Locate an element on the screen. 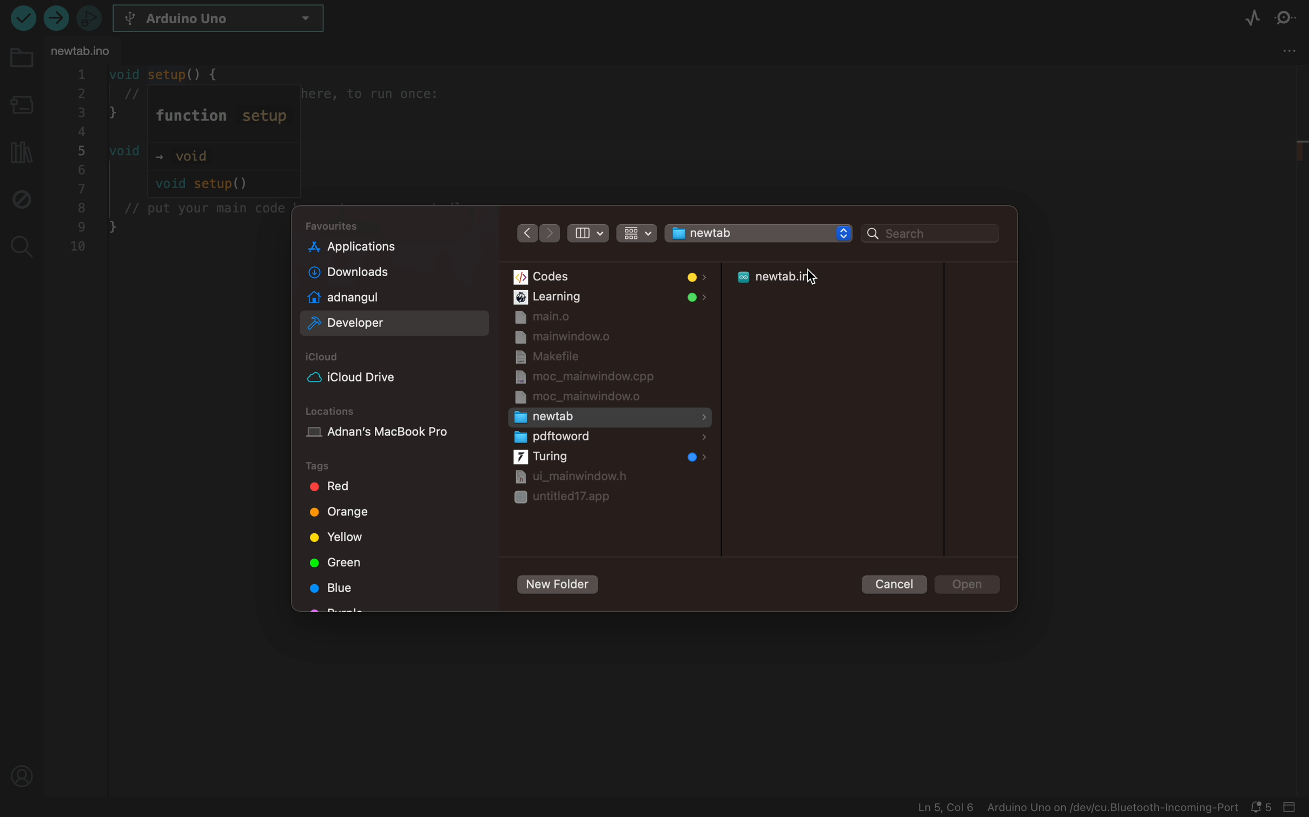 This screenshot has width=1309, height=817. moc window 0 is located at coordinates (585, 398).